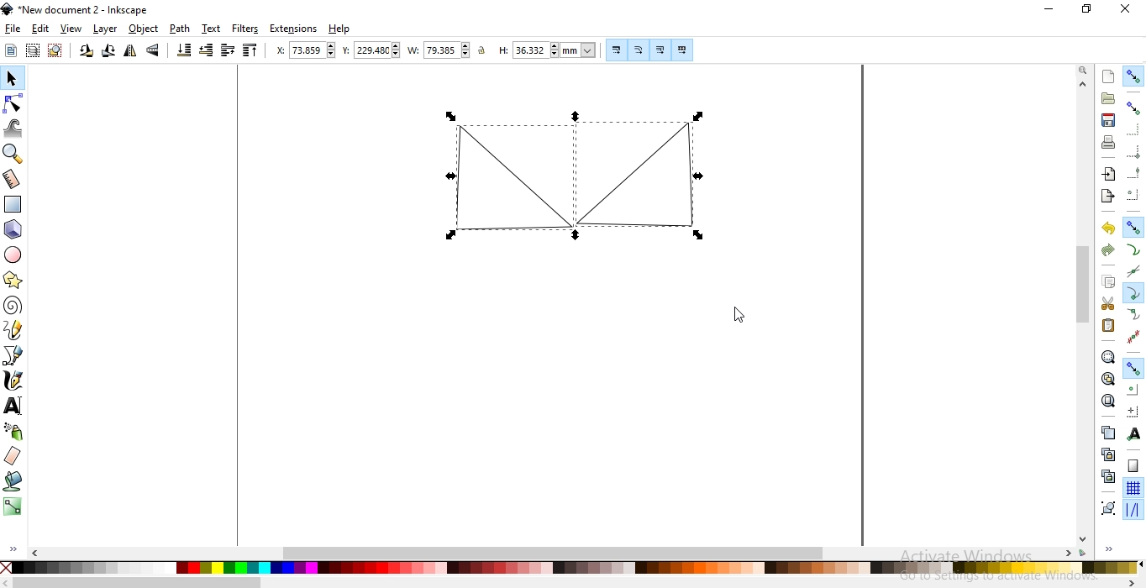  What do you see at coordinates (13, 280) in the screenshot?
I see `create stars and polygons` at bounding box center [13, 280].